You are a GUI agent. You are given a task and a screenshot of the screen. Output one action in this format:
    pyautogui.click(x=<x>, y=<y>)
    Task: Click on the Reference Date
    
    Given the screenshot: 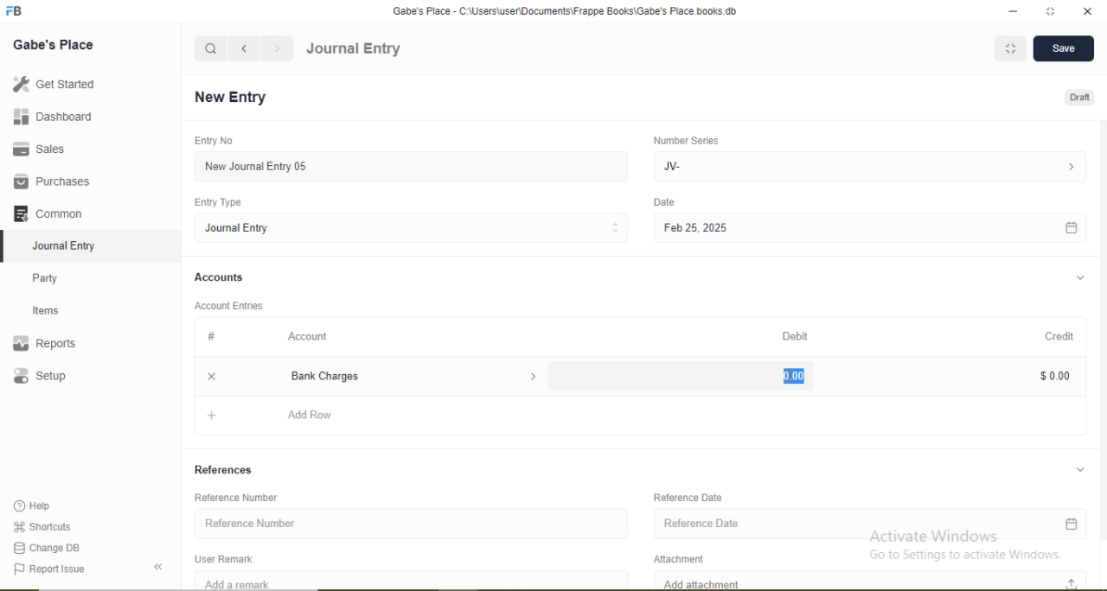 What is the action you would take?
    pyautogui.click(x=870, y=525)
    